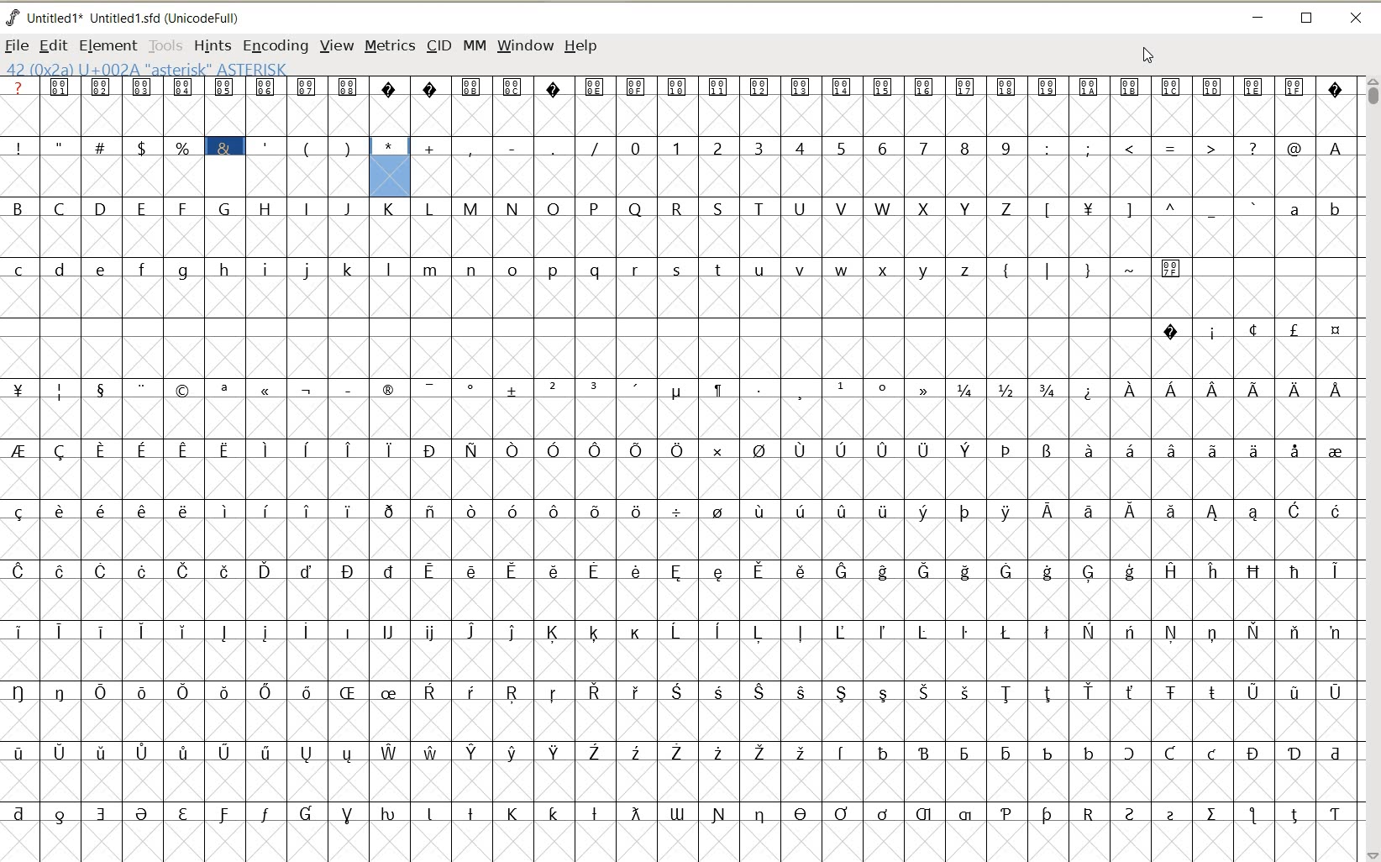  What do you see at coordinates (54, 45) in the screenshot?
I see `EDIT` at bounding box center [54, 45].